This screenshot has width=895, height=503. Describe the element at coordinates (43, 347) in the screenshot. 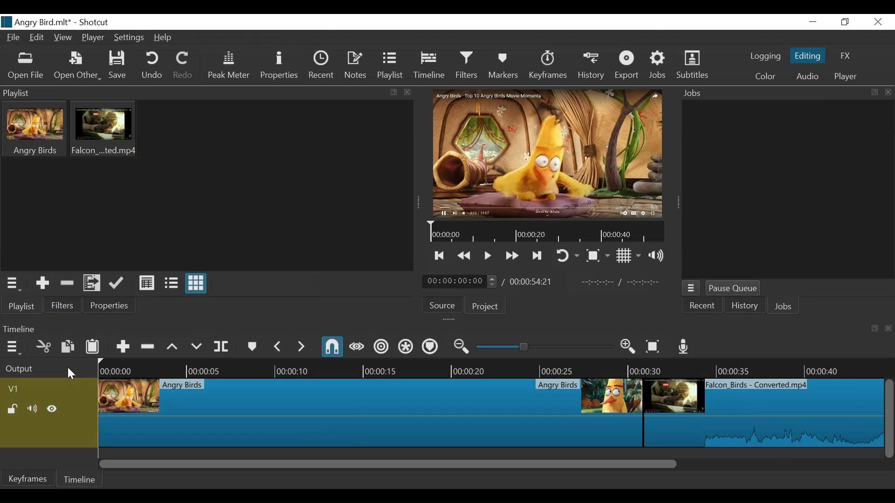

I see `Cut` at that location.